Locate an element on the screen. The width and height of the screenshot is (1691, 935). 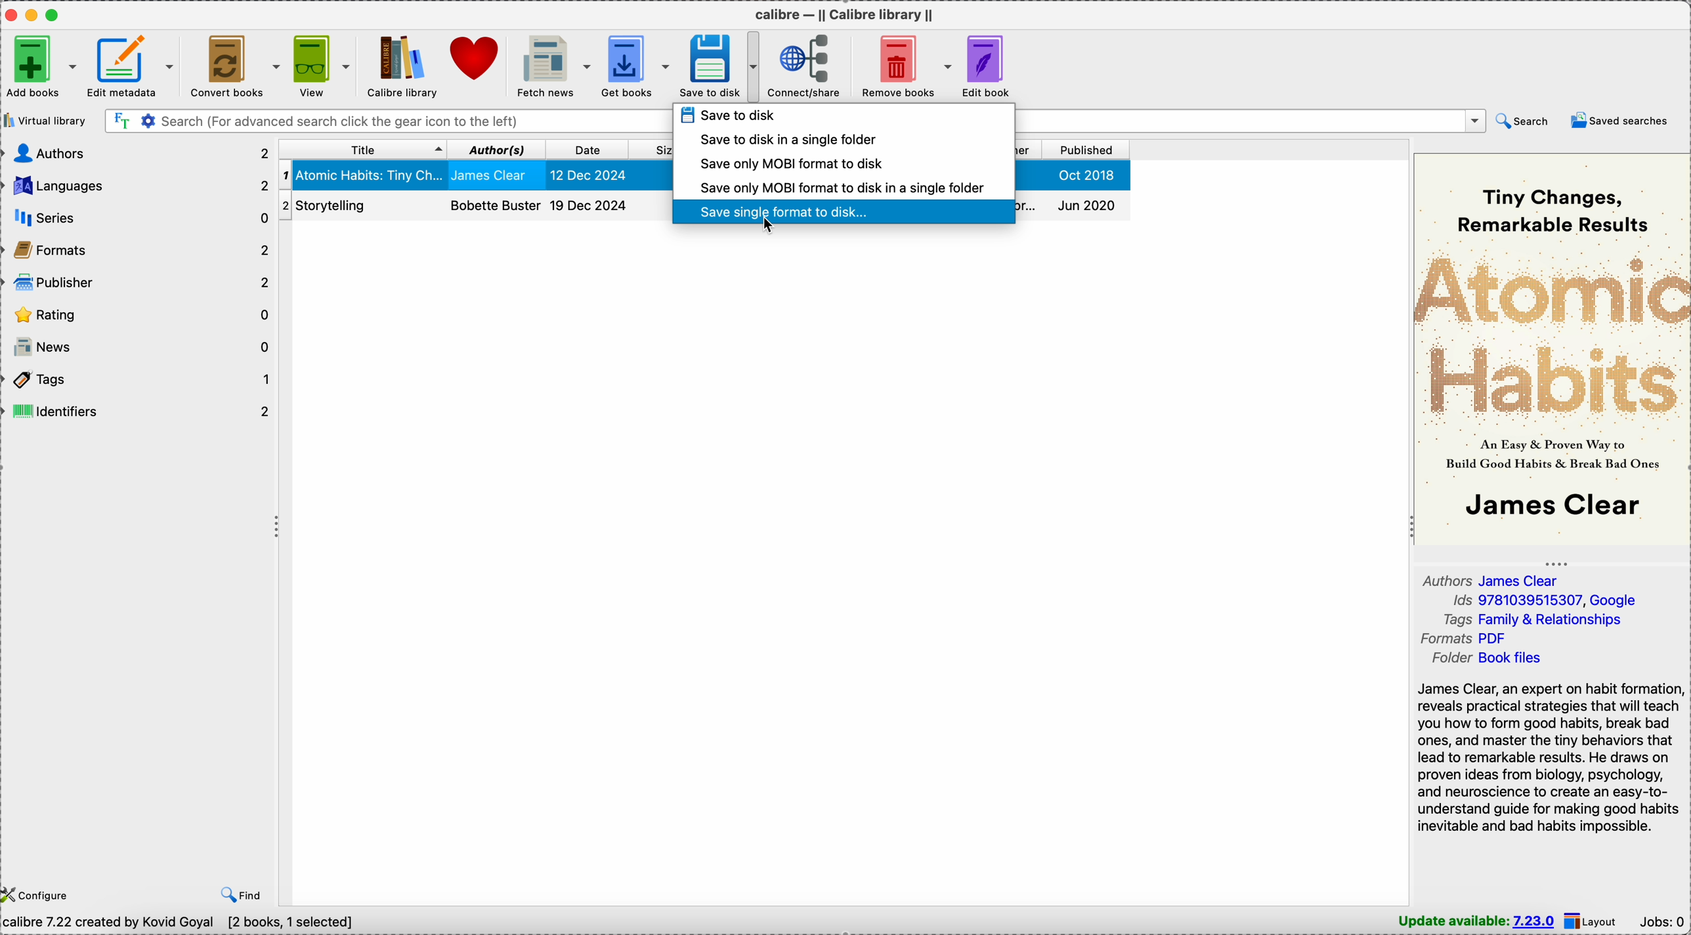
Calibre - || Calibre library || is located at coordinates (849, 14).